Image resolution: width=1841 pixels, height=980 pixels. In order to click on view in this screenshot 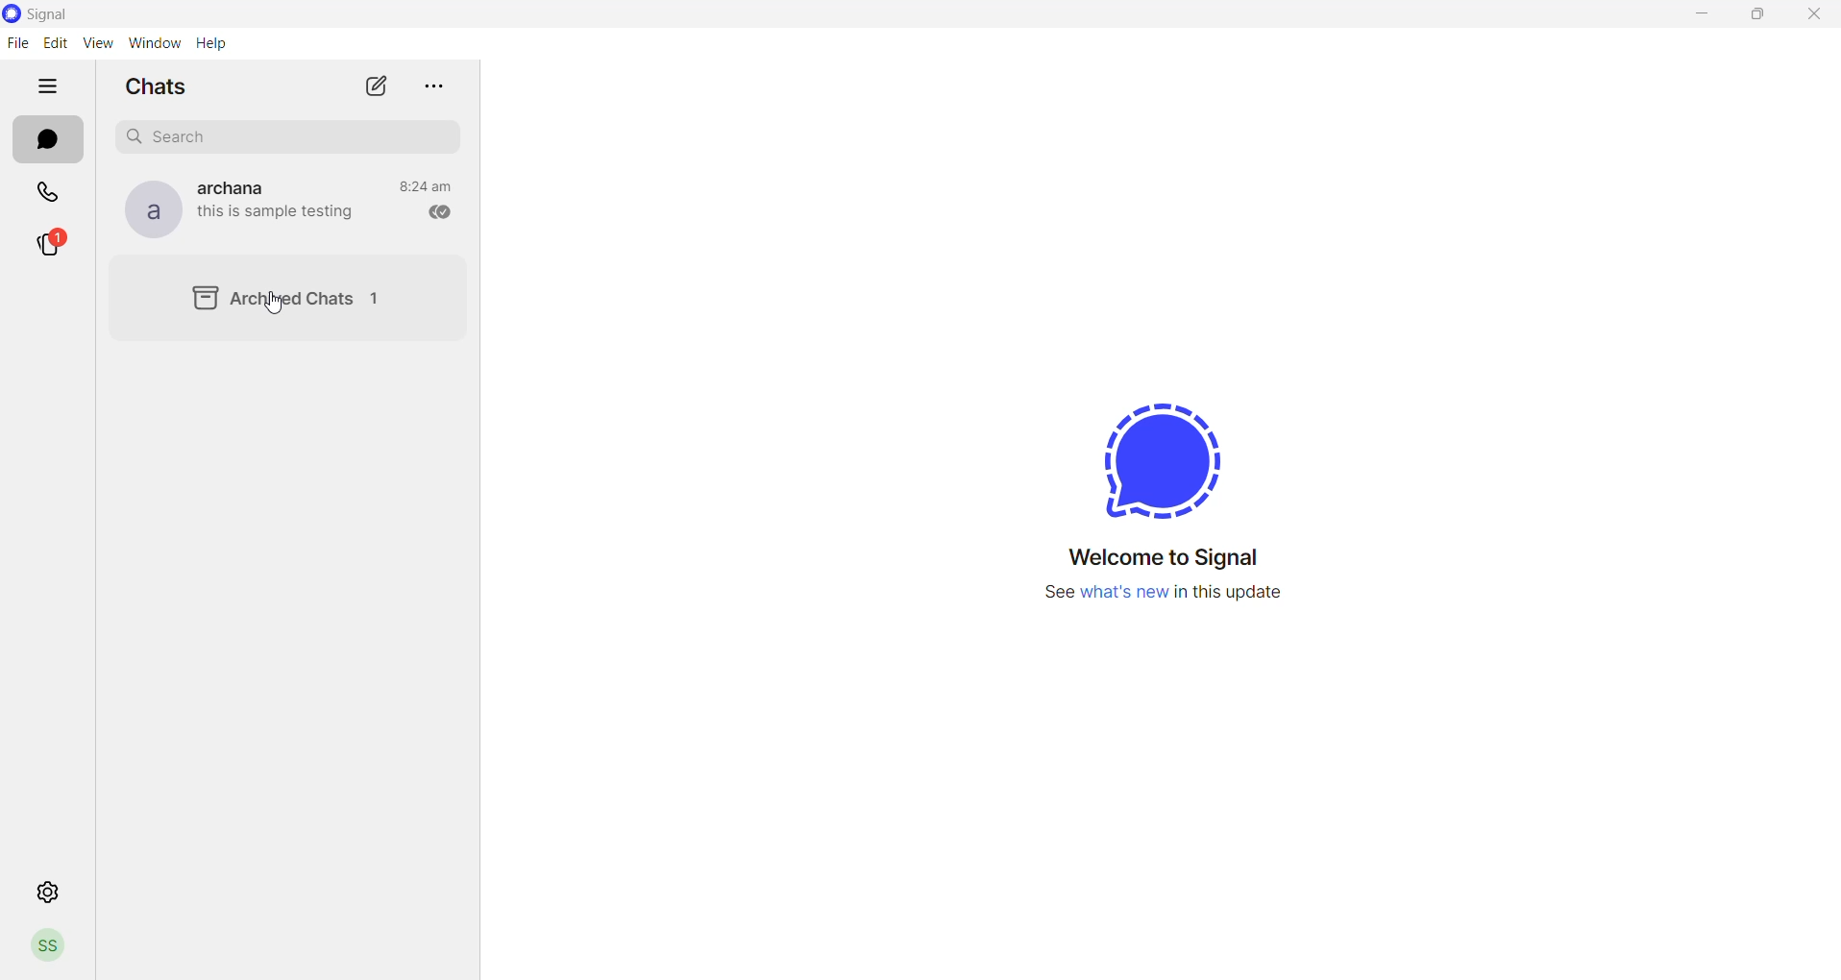, I will do `click(95, 43)`.